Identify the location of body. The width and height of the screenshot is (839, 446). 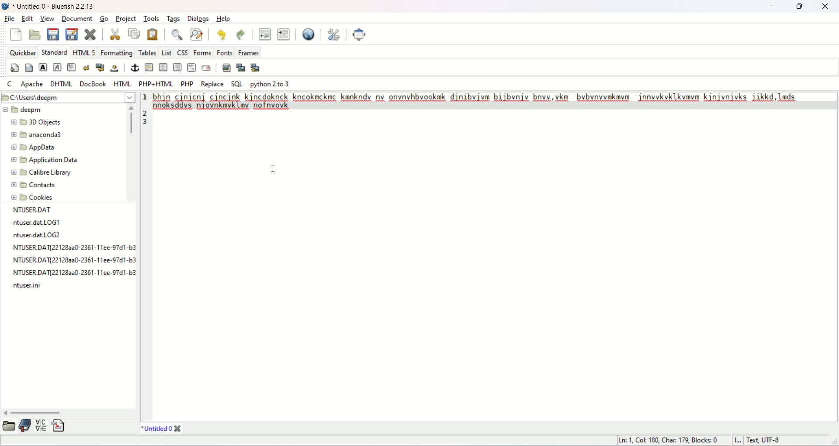
(29, 68).